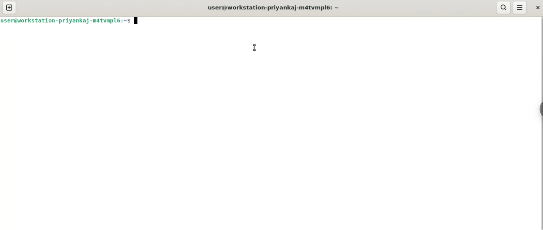 This screenshot has height=230, width=543. Describe the element at coordinates (520, 7) in the screenshot. I see `menu` at that location.